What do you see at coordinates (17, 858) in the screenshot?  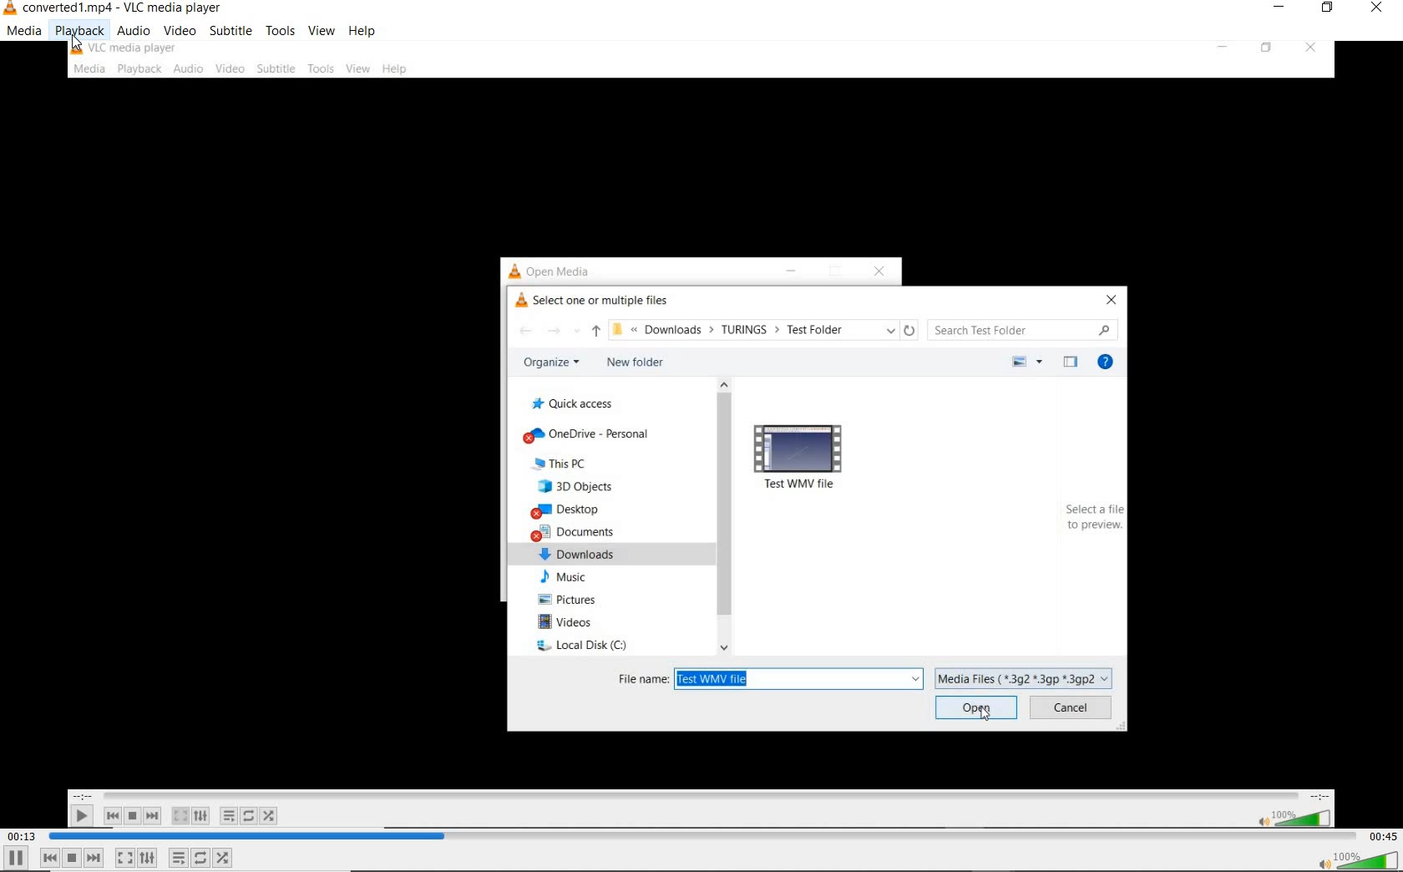 I see `pause` at bounding box center [17, 858].